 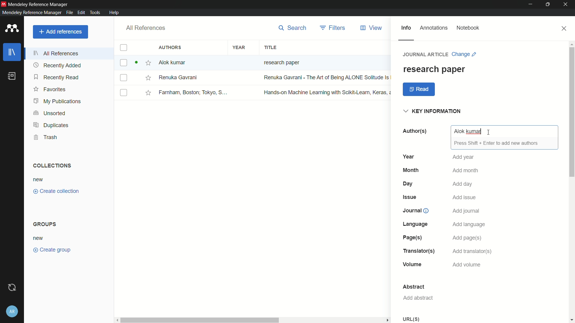 What do you see at coordinates (254, 320) in the screenshot?
I see `horizontal scrollbar` at bounding box center [254, 320].